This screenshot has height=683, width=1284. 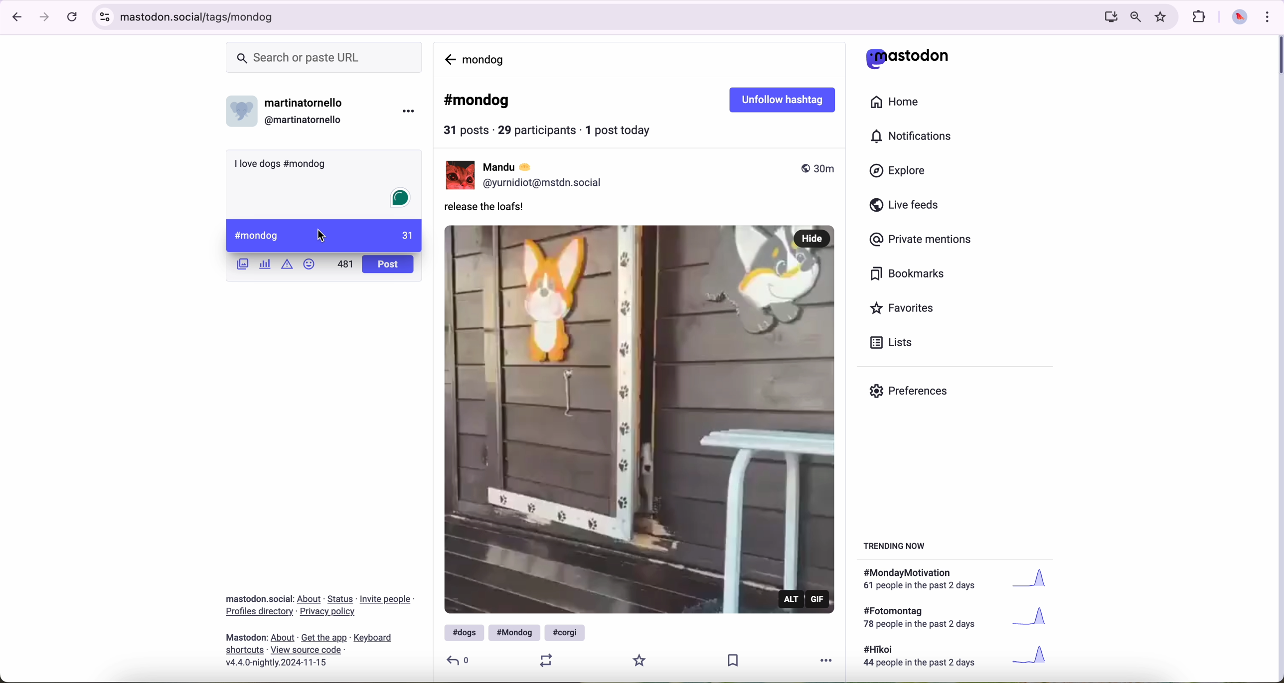 I want to click on graph, so click(x=1035, y=619).